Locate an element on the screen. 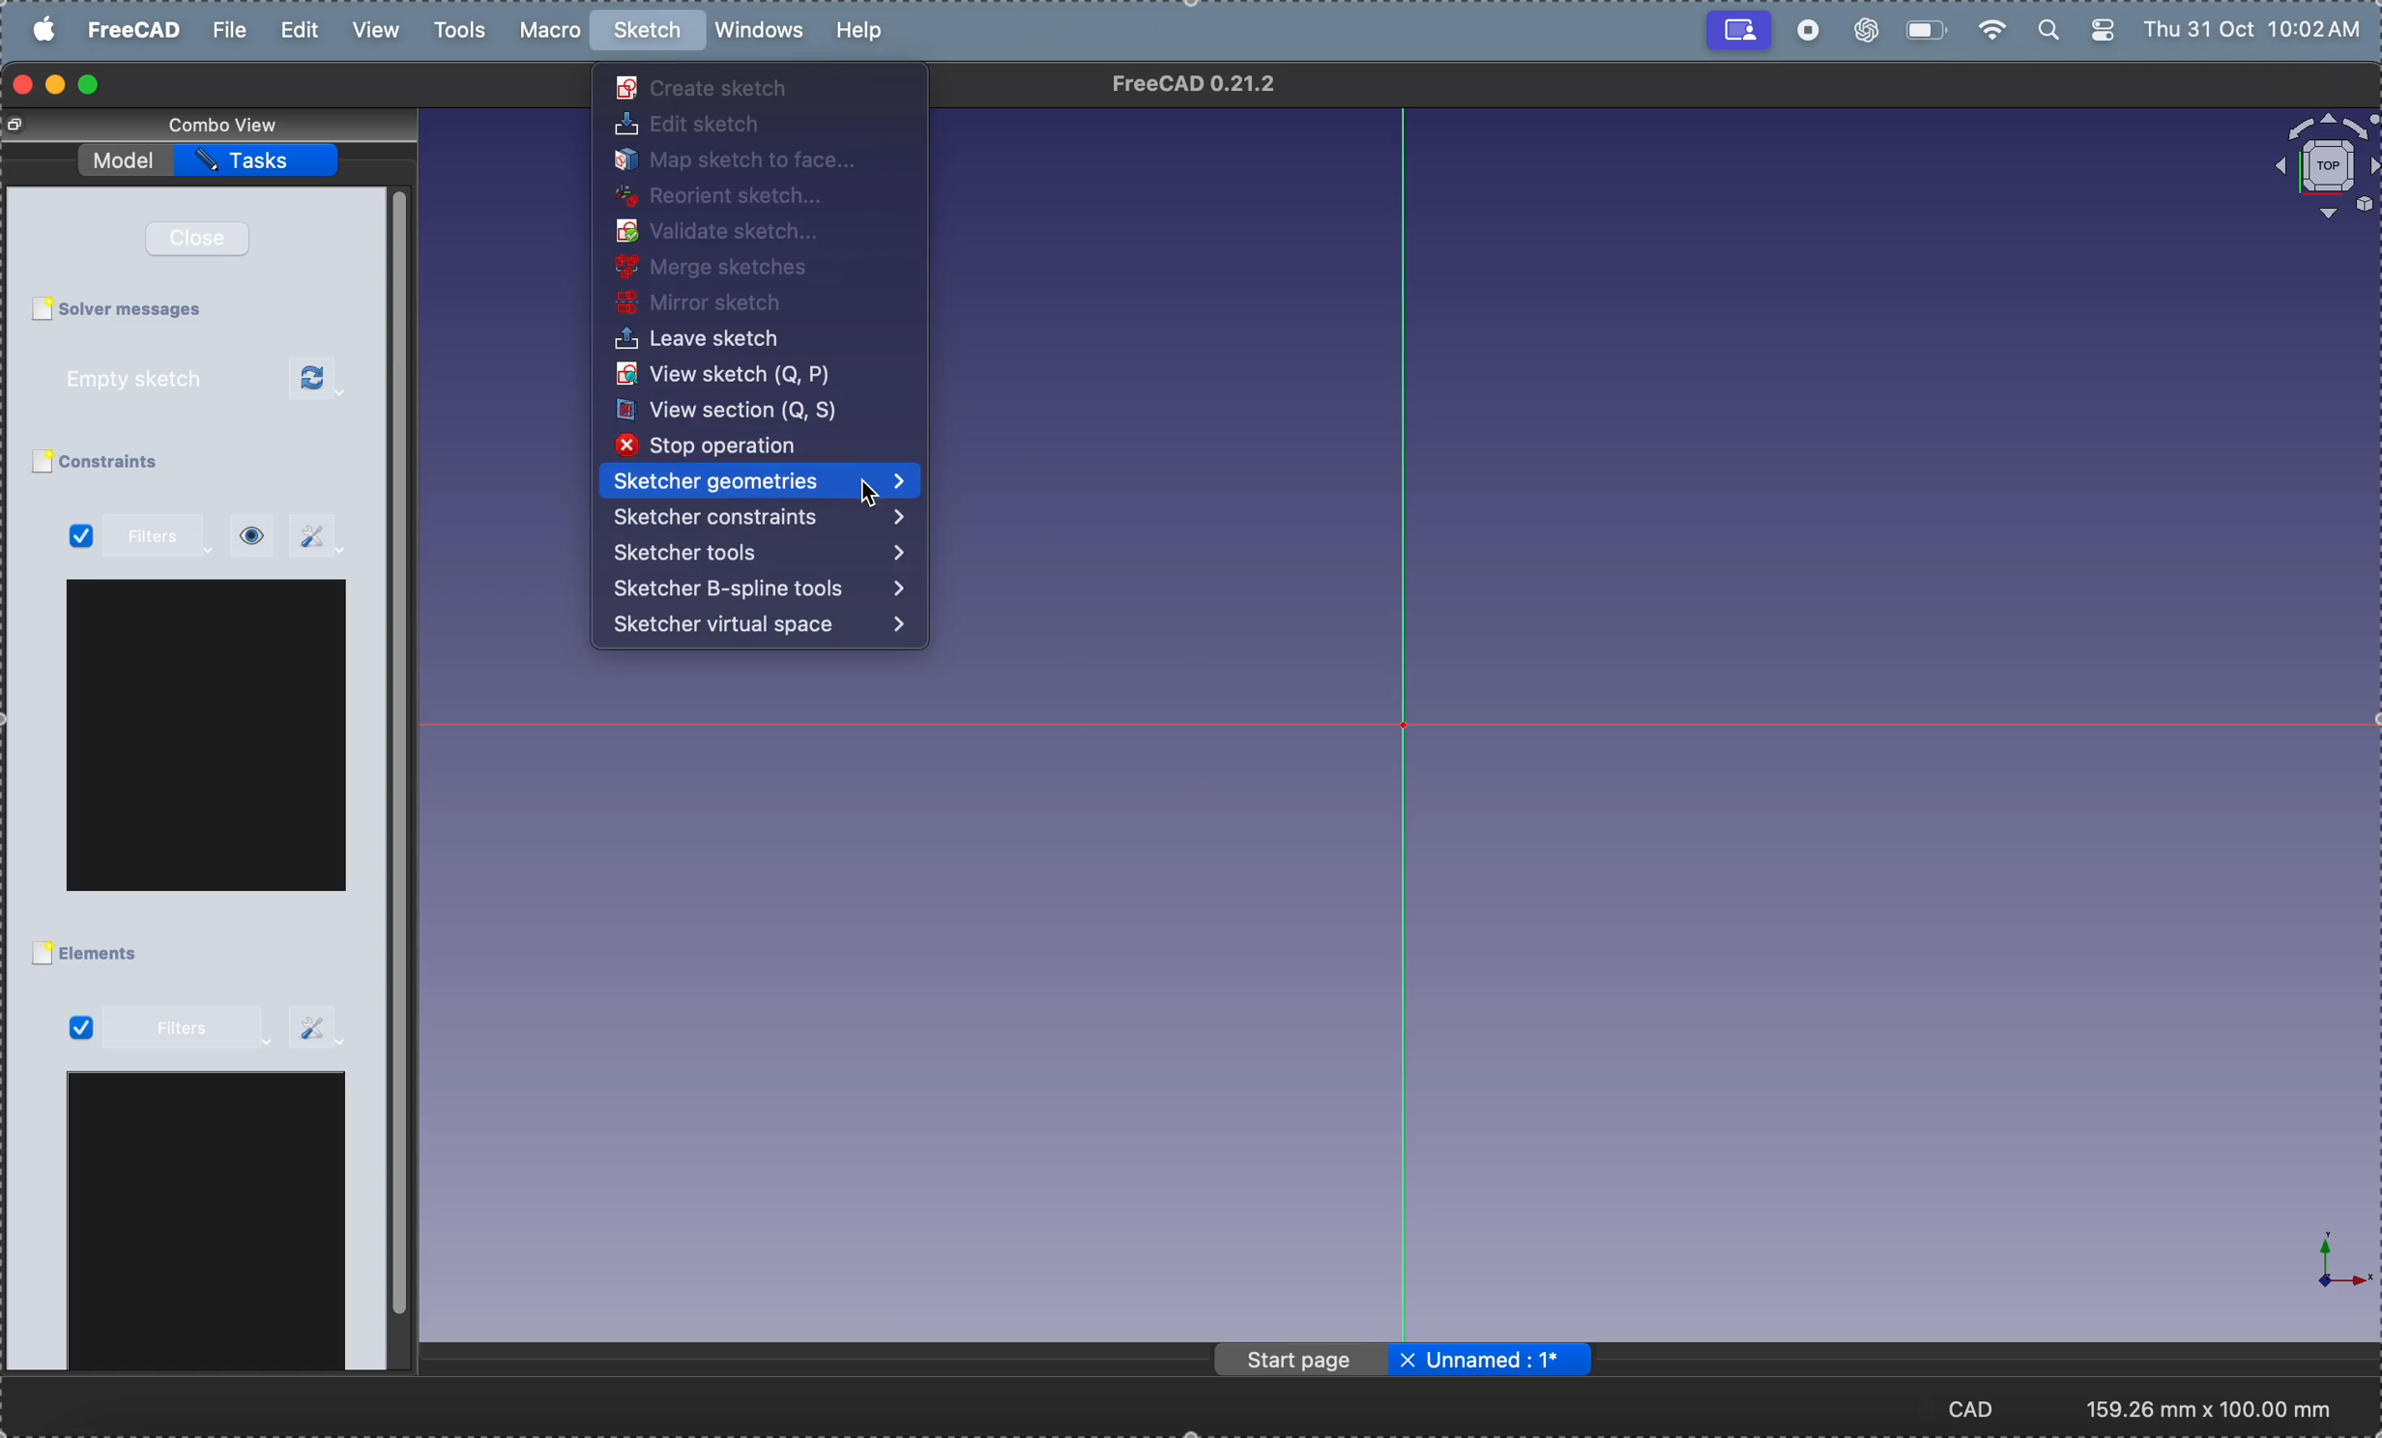 The height and width of the screenshot is (1438, 2382). settings is located at coordinates (318, 536).